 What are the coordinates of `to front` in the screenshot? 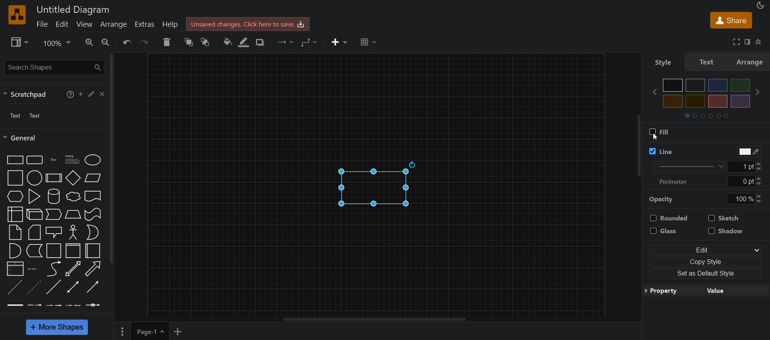 It's located at (206, 41).